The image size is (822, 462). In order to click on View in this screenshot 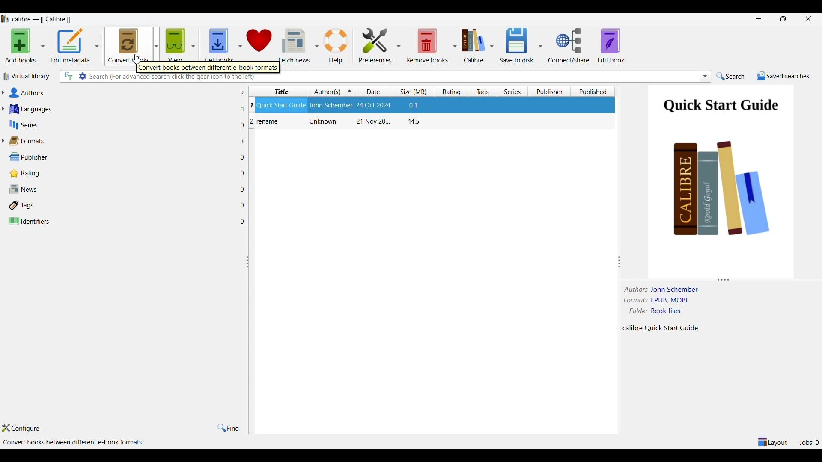, I will do `click(175, 44)`.